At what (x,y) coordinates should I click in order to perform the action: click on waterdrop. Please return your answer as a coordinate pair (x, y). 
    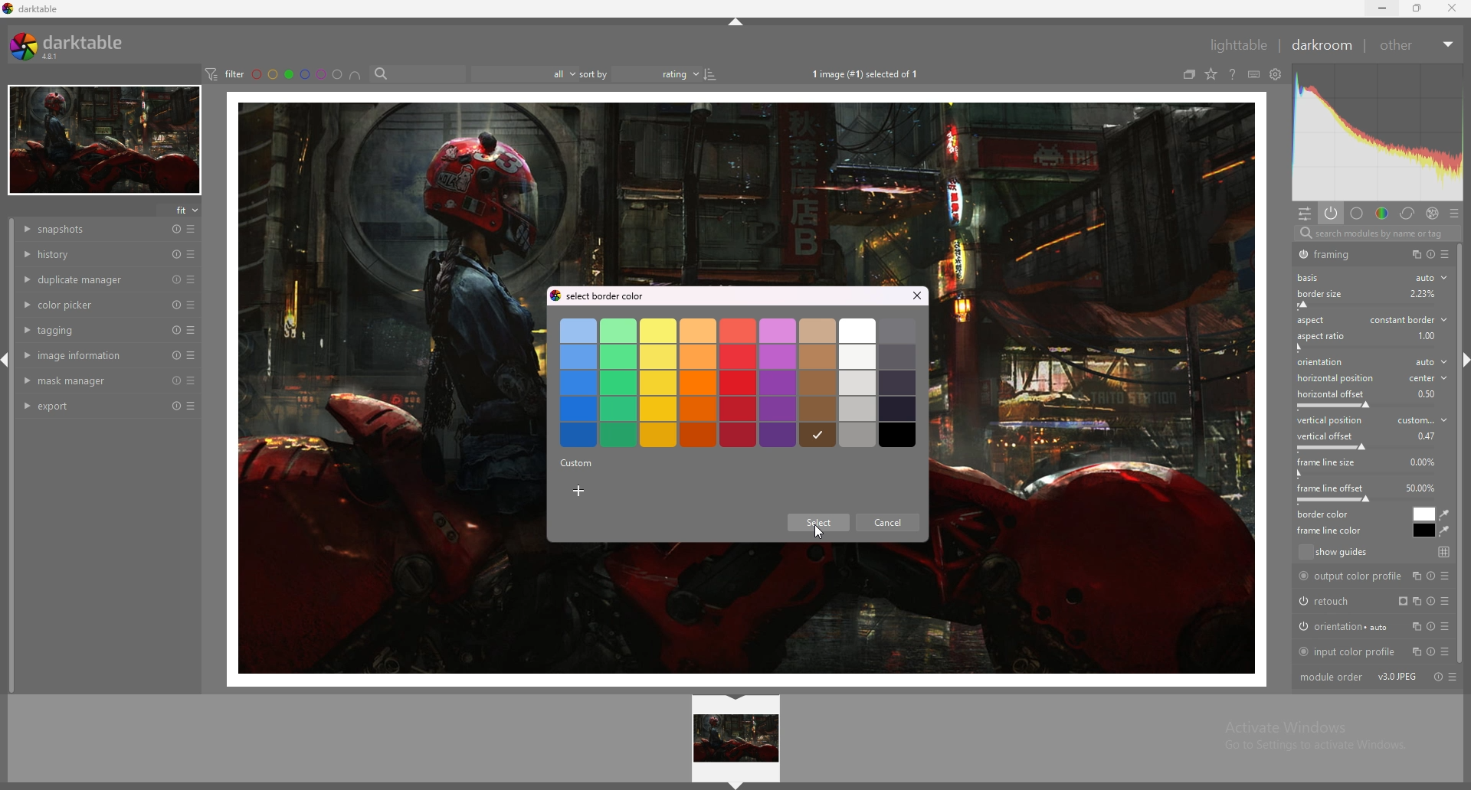
    Looking at the image, I should click on (1445, 531).